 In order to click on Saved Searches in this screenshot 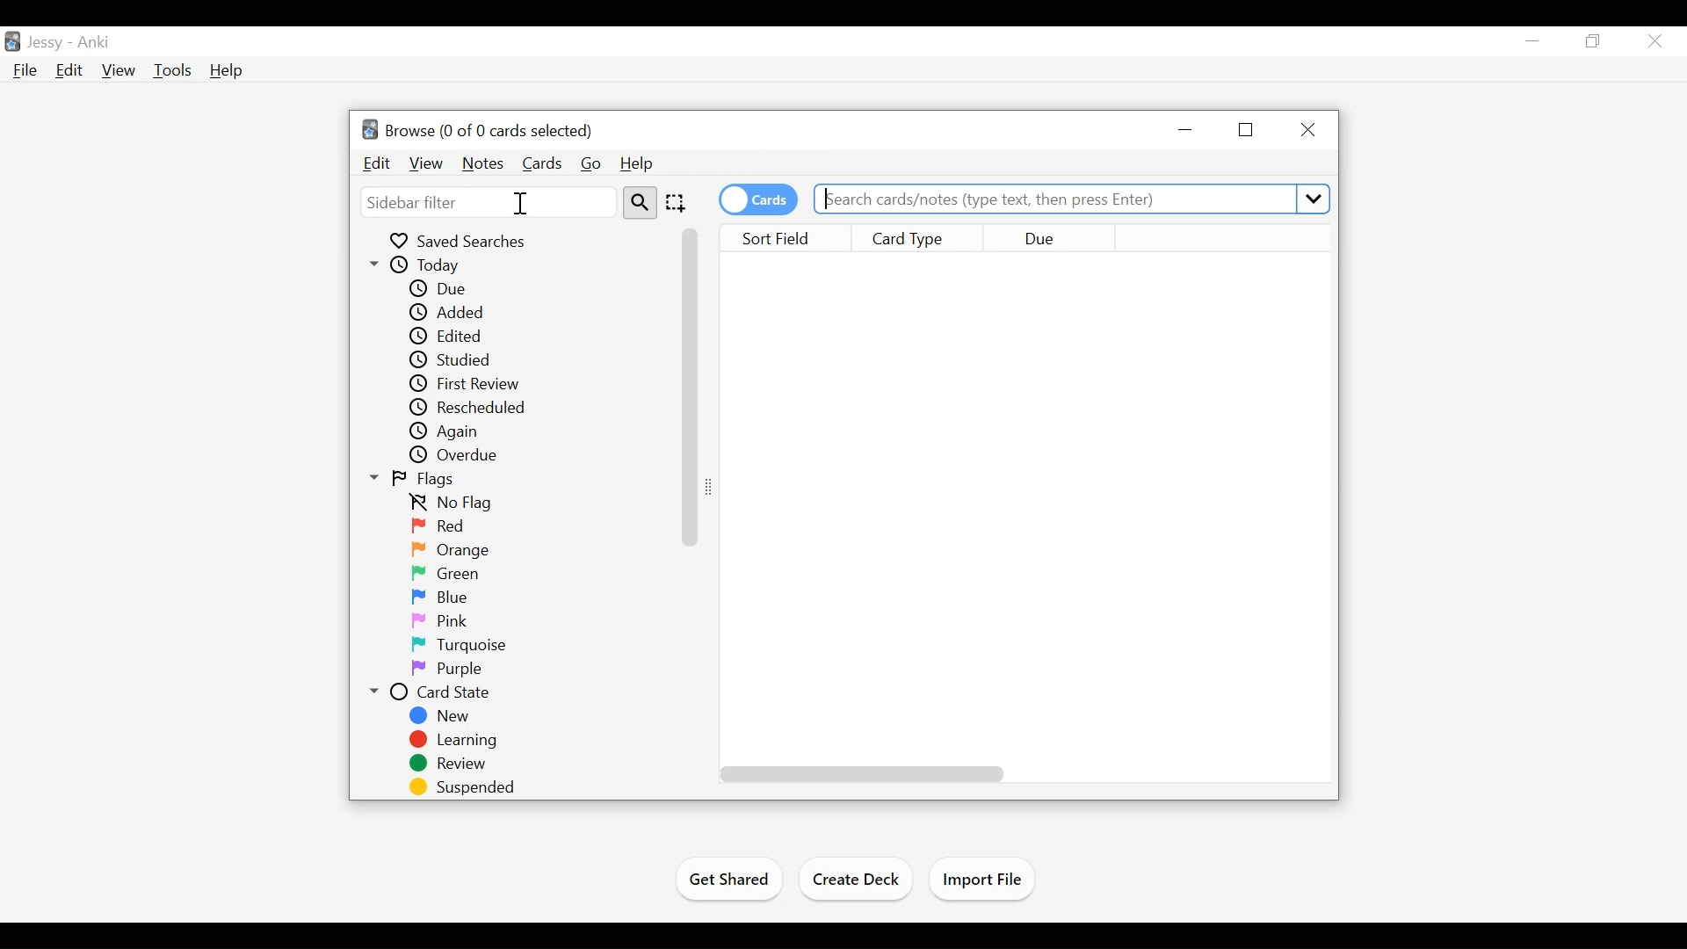, I will do `click(460, 241)`.